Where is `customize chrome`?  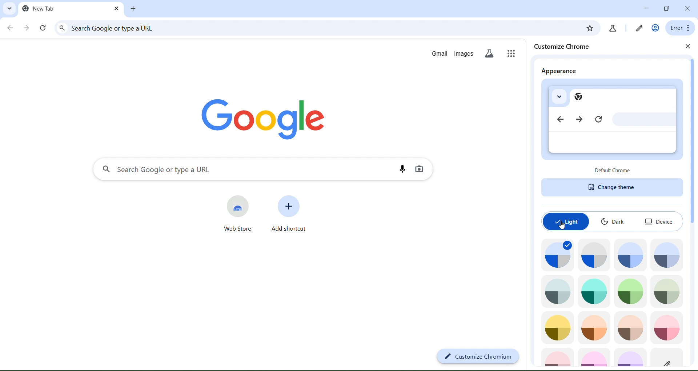
customize chrome is located at coordinates (565, 47).